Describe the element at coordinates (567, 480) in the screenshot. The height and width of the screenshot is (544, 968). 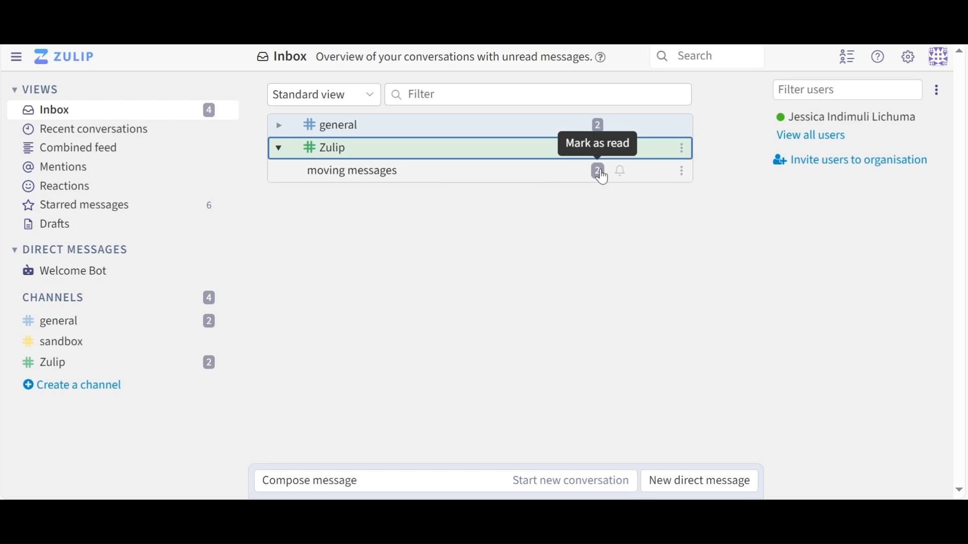
I see `New Channel message` at that location.